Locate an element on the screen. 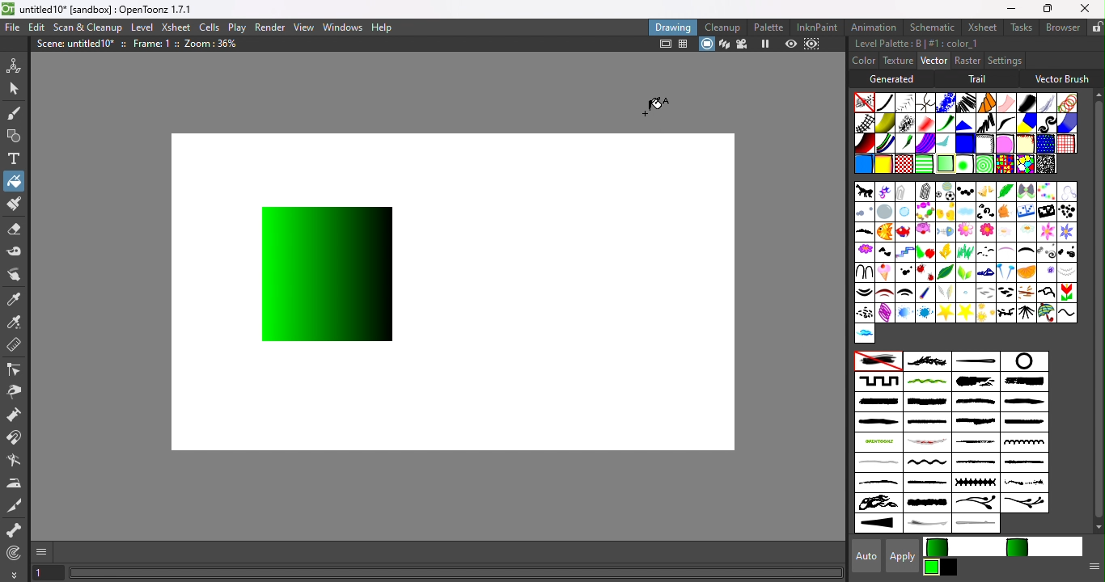 Image resolution: width=1105 pixels, height=582 pixels. Fuzz is located at coordinates (1047, 103).